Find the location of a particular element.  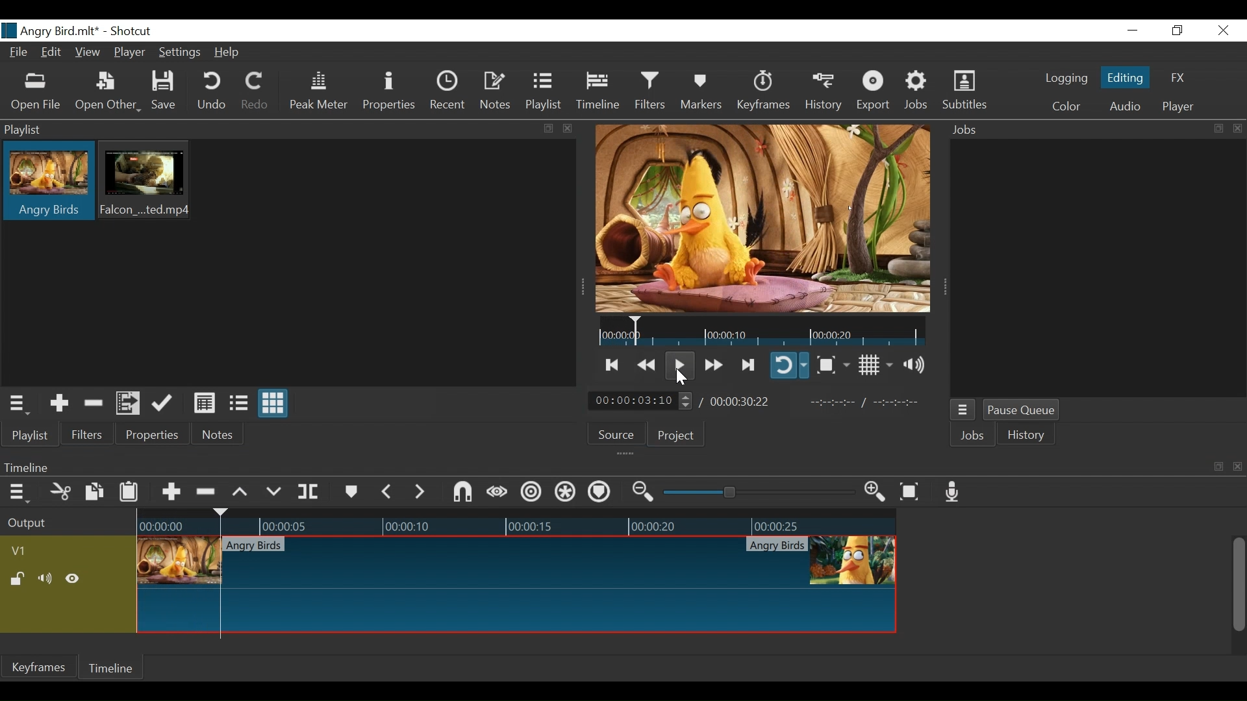

Colr is located at coordinates (1066, 106).